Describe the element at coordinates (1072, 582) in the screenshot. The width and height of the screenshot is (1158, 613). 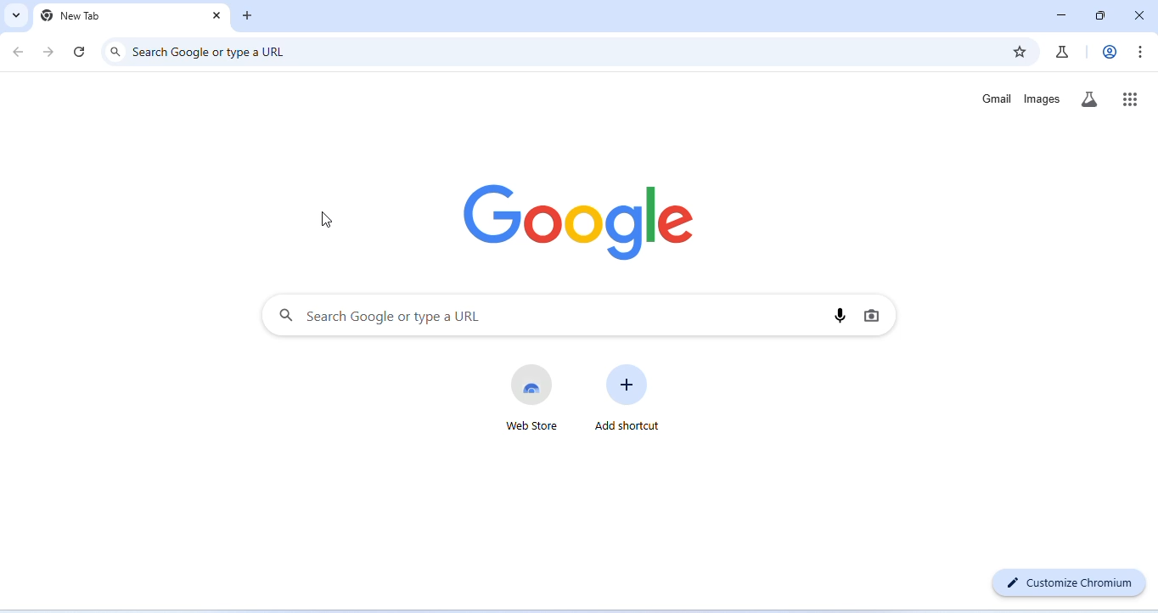
I see `customize chromium` at that location.